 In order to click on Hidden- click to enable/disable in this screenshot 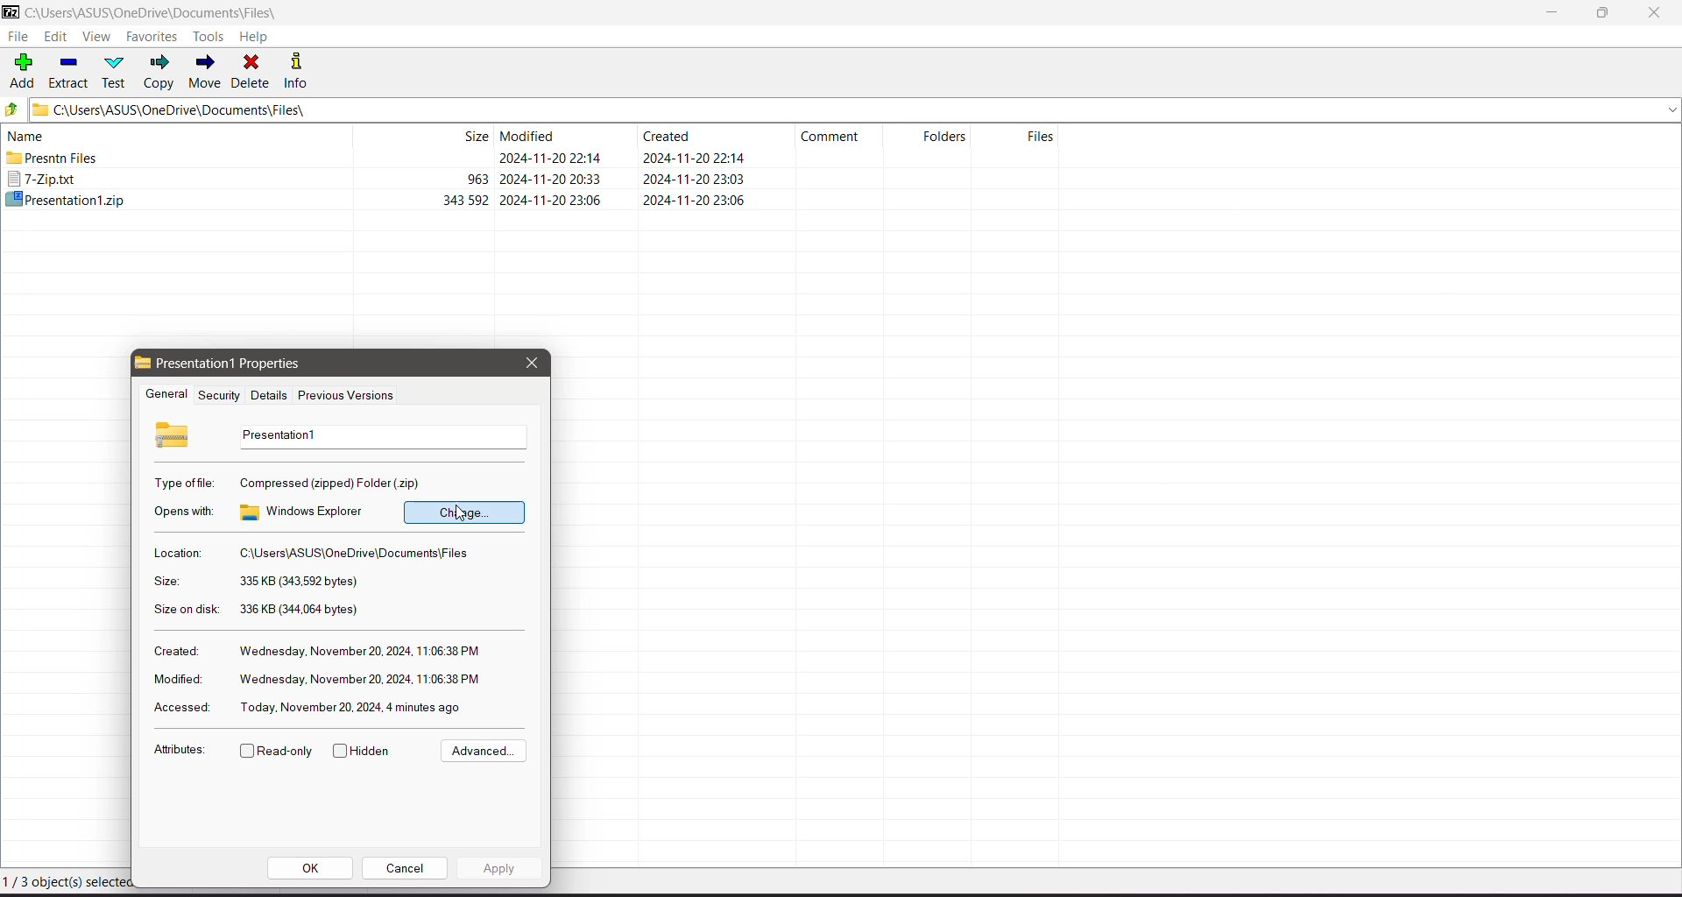, I will do `click(365, 752)`.